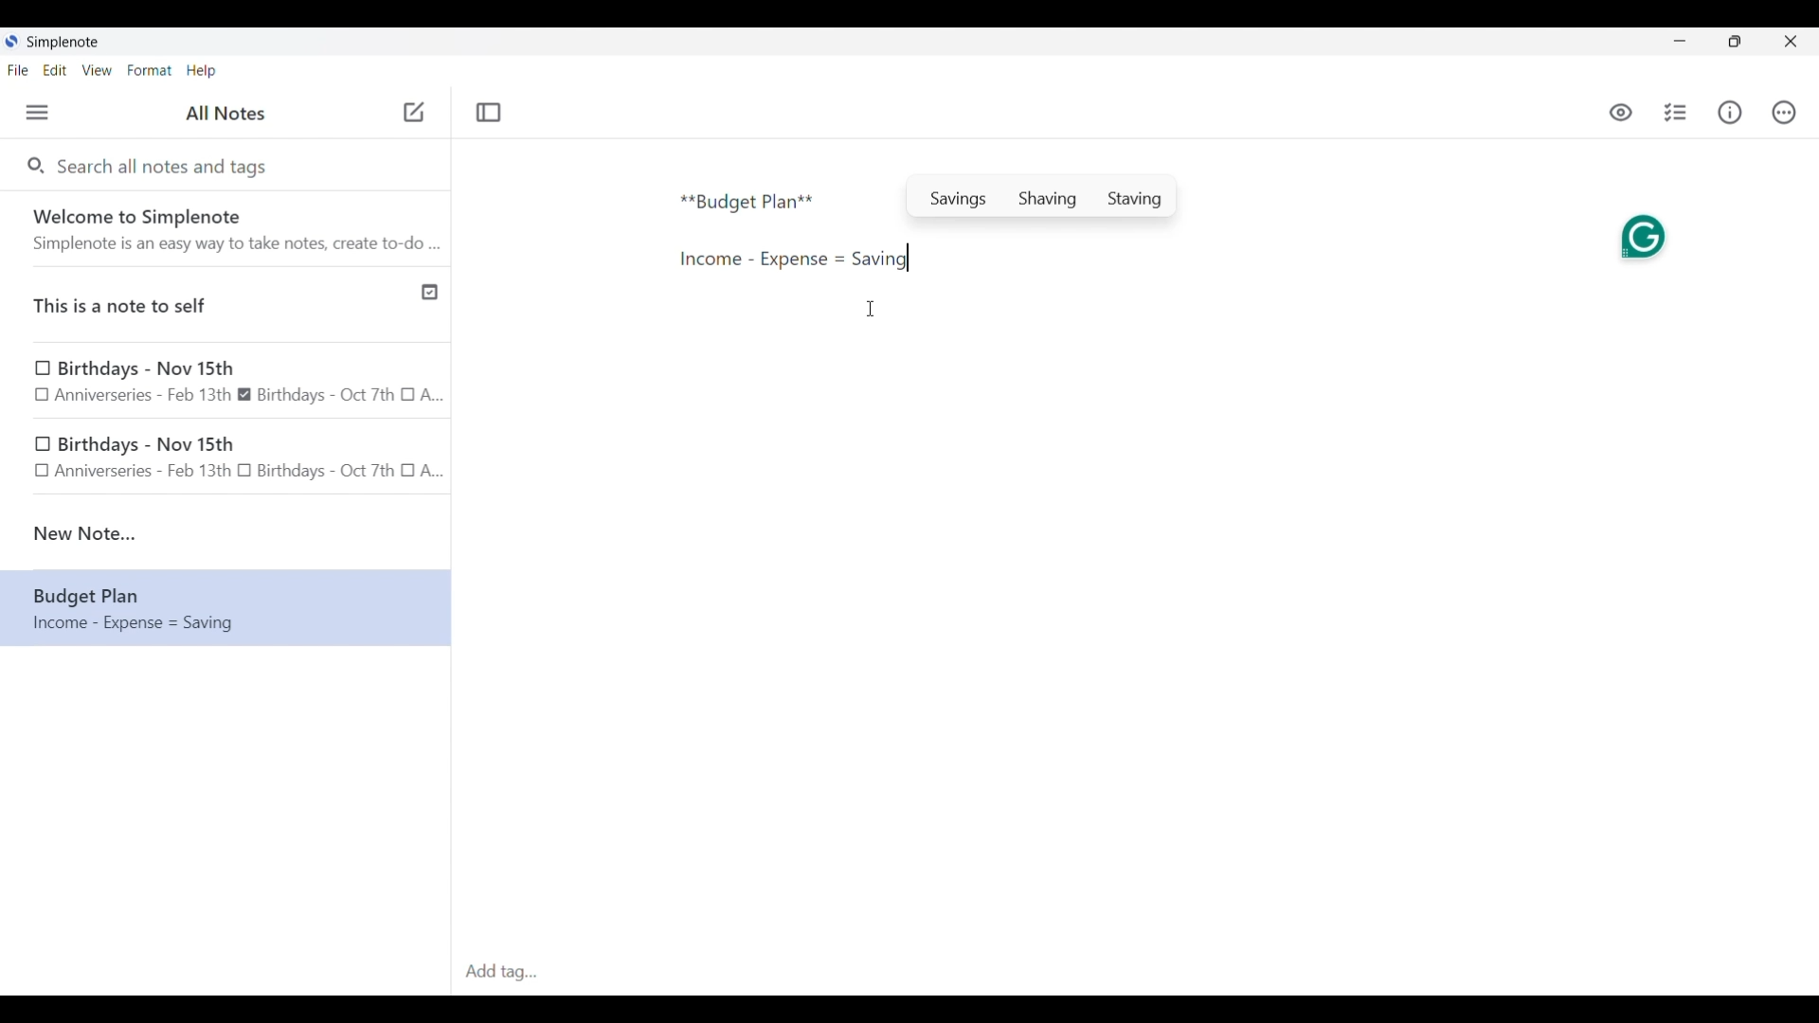  What do you see at coordinates (227, 305) in the screenshot?
I see `Published note indicated by check icon` at bounding box center [227, 305].